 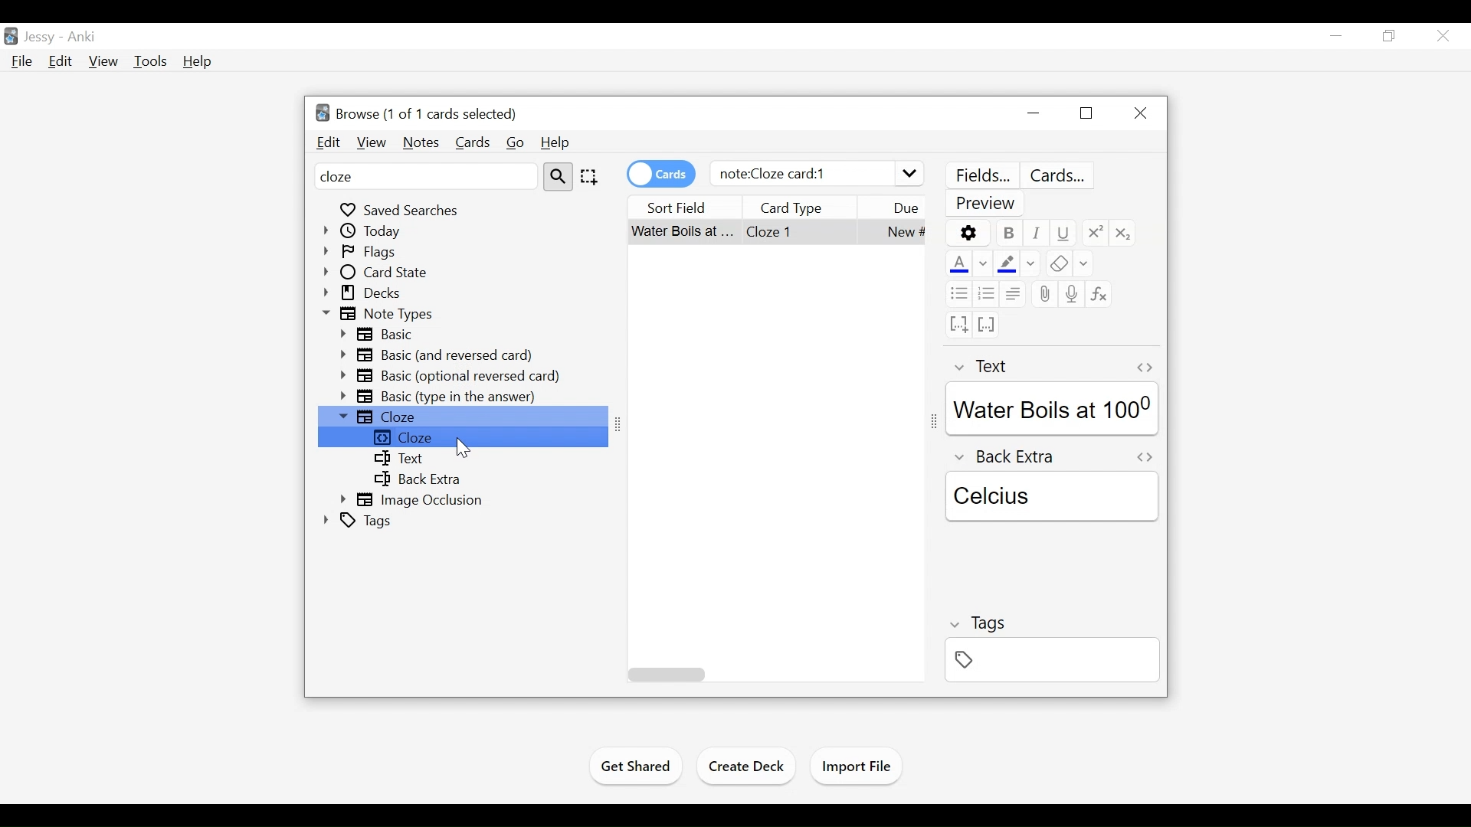 What do you see at coordinates (1064, 234) in the screenshot?
I see `Underline` at bounding box center [1064, 234].